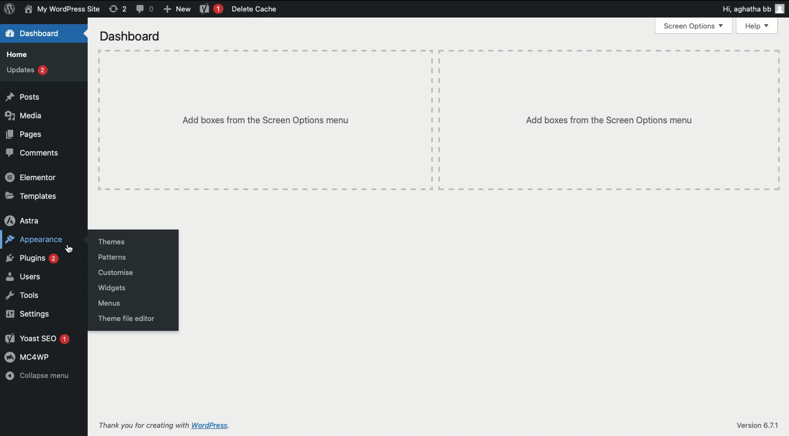 Image resolution: width=789 pixels, height=436 pixels. What do you see at coordinates (119, 257) in the screenshot?
I see `Patterns` at bounding box center [119, 257].